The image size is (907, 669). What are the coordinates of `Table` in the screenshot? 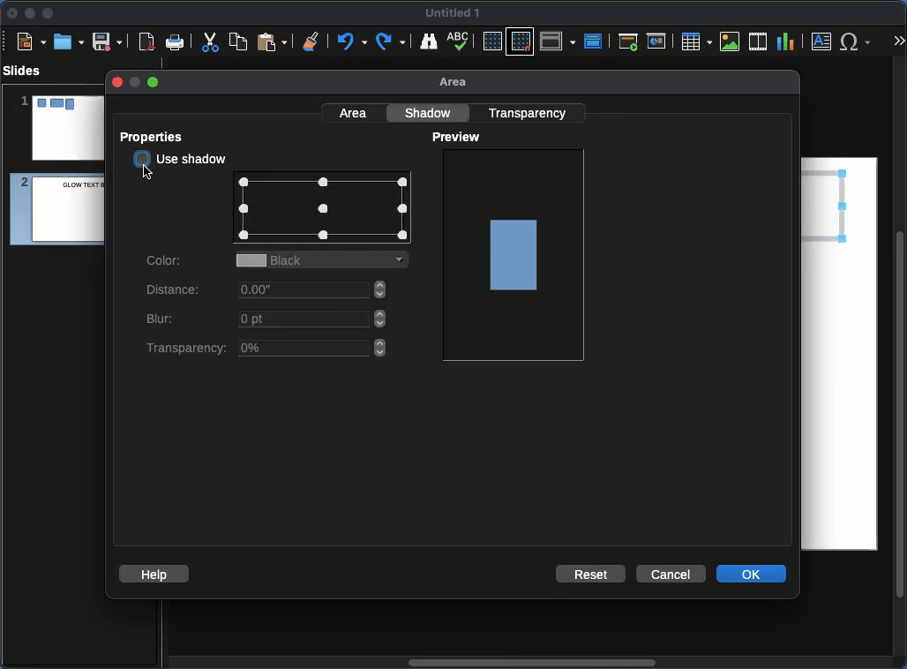 It's located at (695, 41).